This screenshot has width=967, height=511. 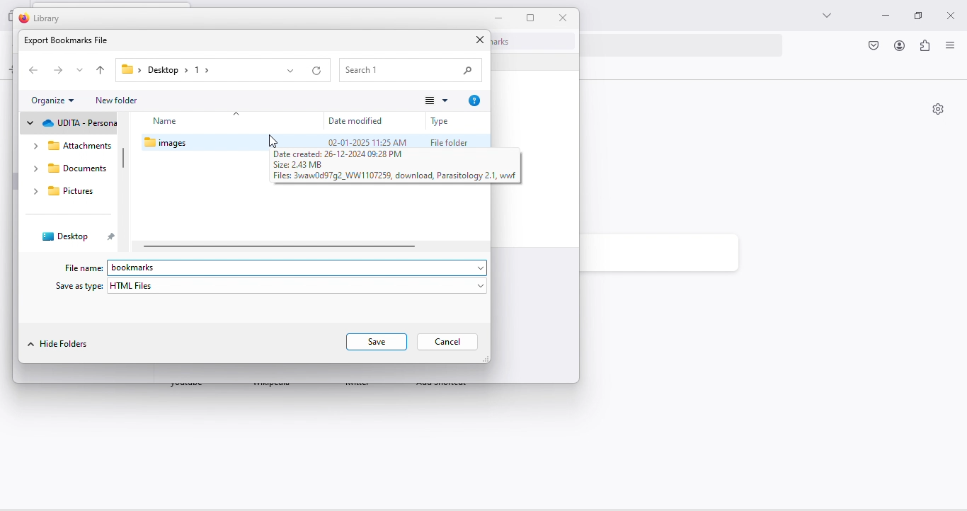 What do you see at coordinates (111, 238) in the screenshot?
I see `pin` at bounding box center [111, 238].